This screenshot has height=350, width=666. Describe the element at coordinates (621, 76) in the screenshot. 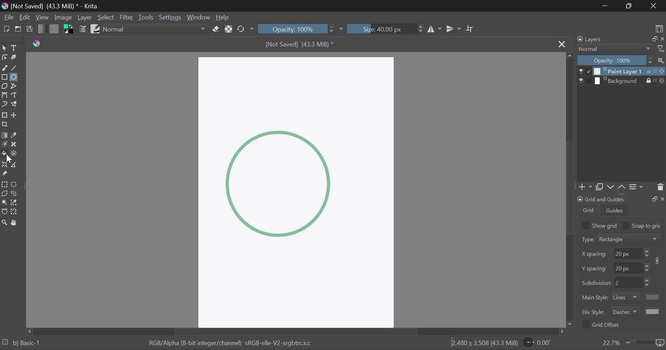

I see `Layers` at that location.